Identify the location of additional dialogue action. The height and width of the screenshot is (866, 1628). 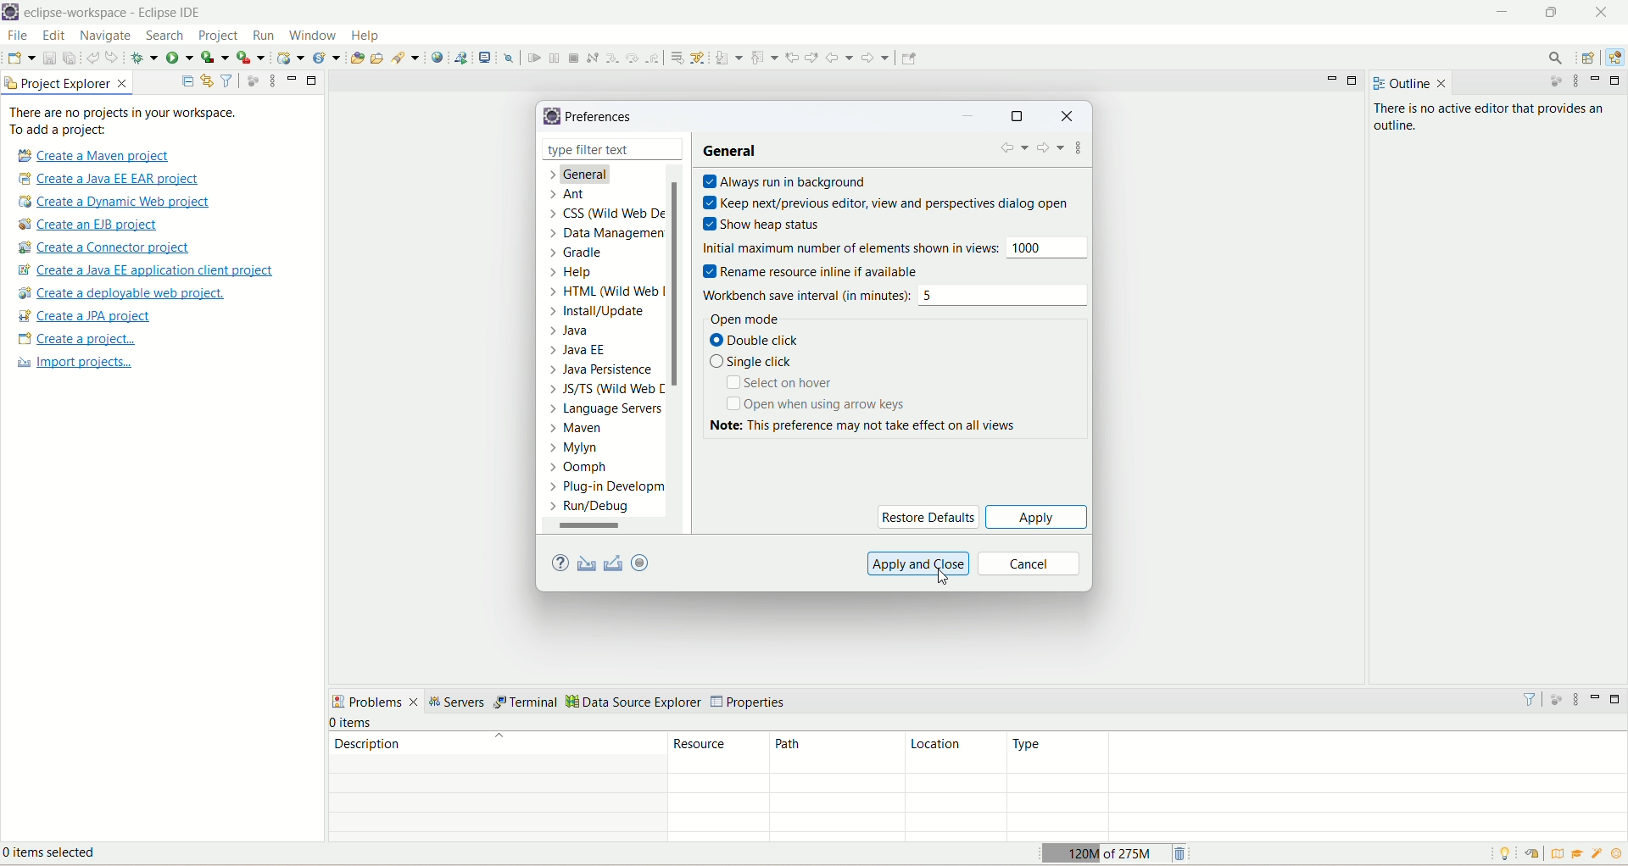
(1080, 151).